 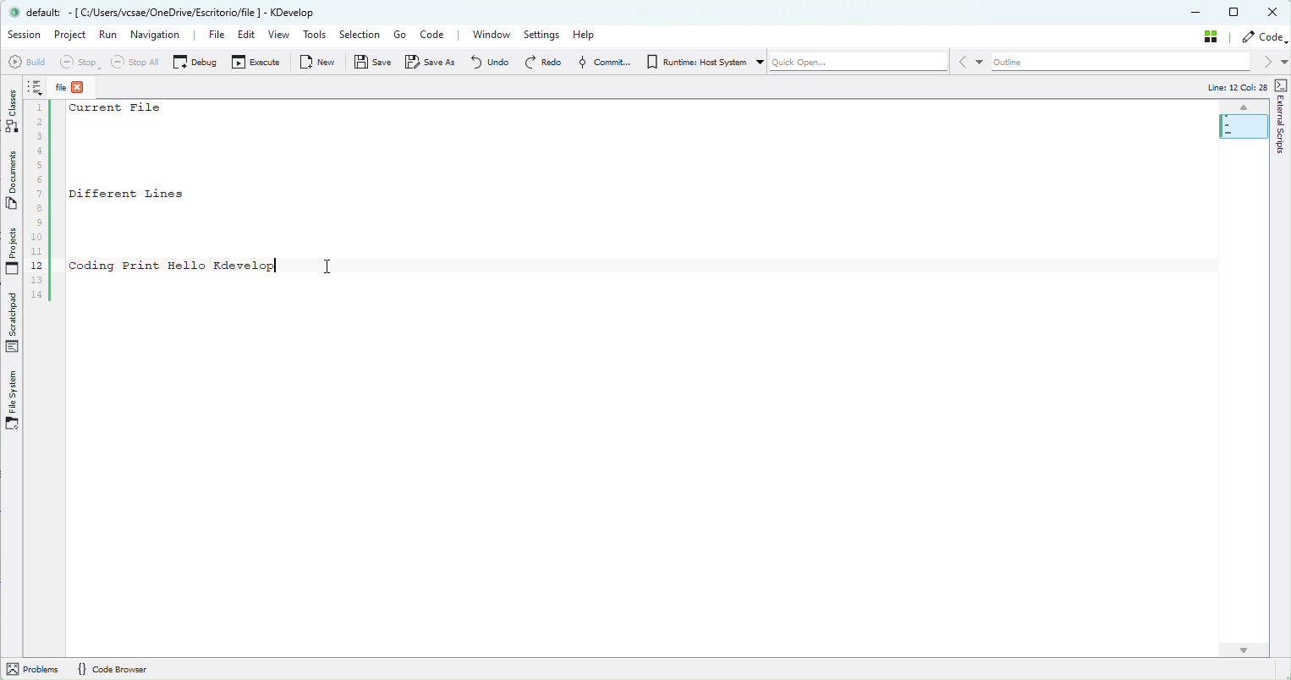 I want to click on Window, so click(x=493, y=38).